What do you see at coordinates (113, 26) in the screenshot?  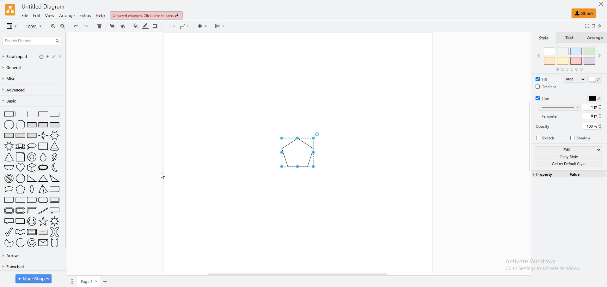 I see `to front` at bounding box center [113, 26].